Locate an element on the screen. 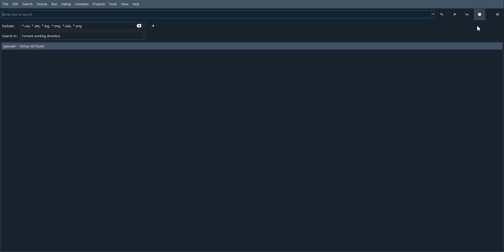 The height and width of the screenshot is (252, 504). Option is located at coordinates (497, 14).